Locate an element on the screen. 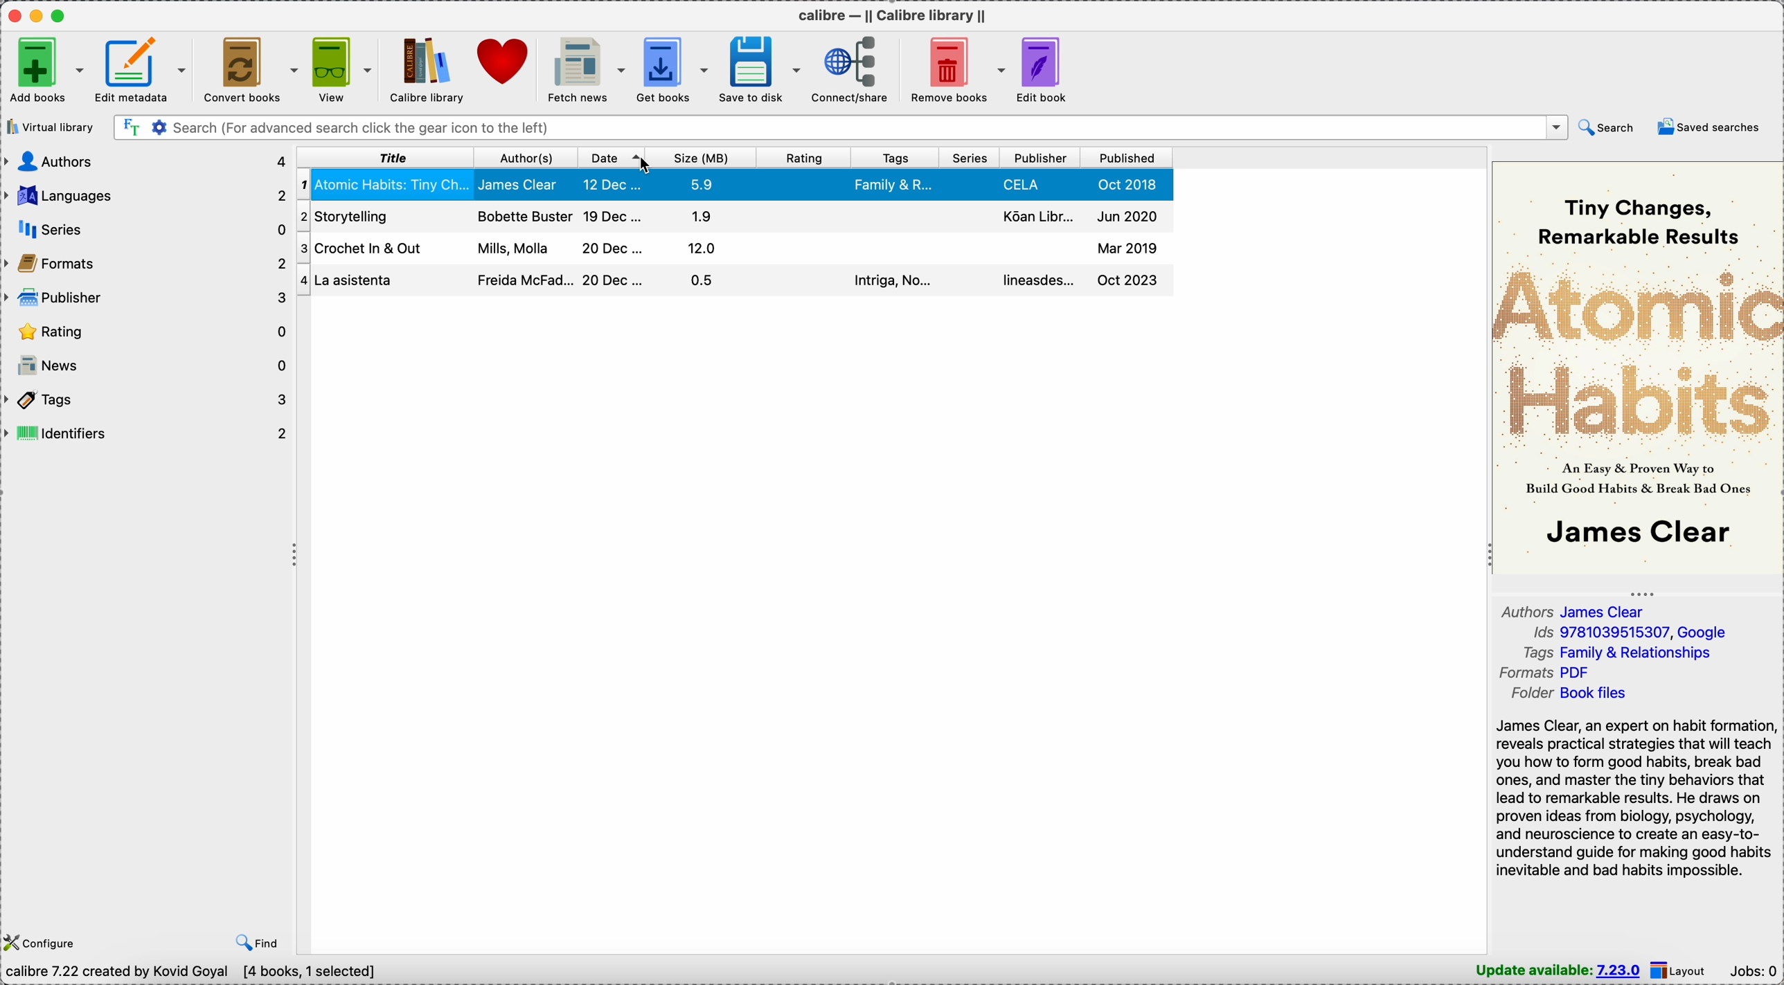 This screenshot has height=985, width=1784. edit metadata is located at coordinates (144, 70).